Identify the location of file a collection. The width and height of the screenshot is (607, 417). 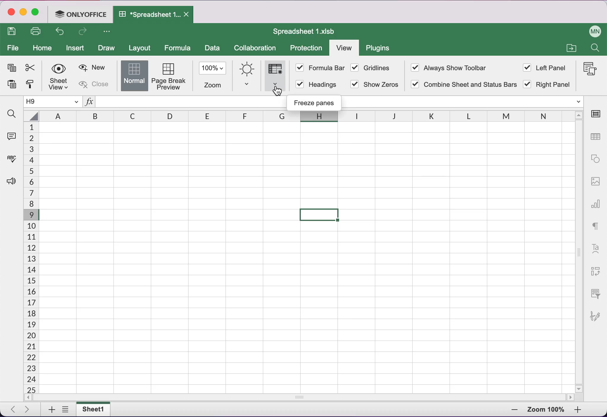
(571, 49).